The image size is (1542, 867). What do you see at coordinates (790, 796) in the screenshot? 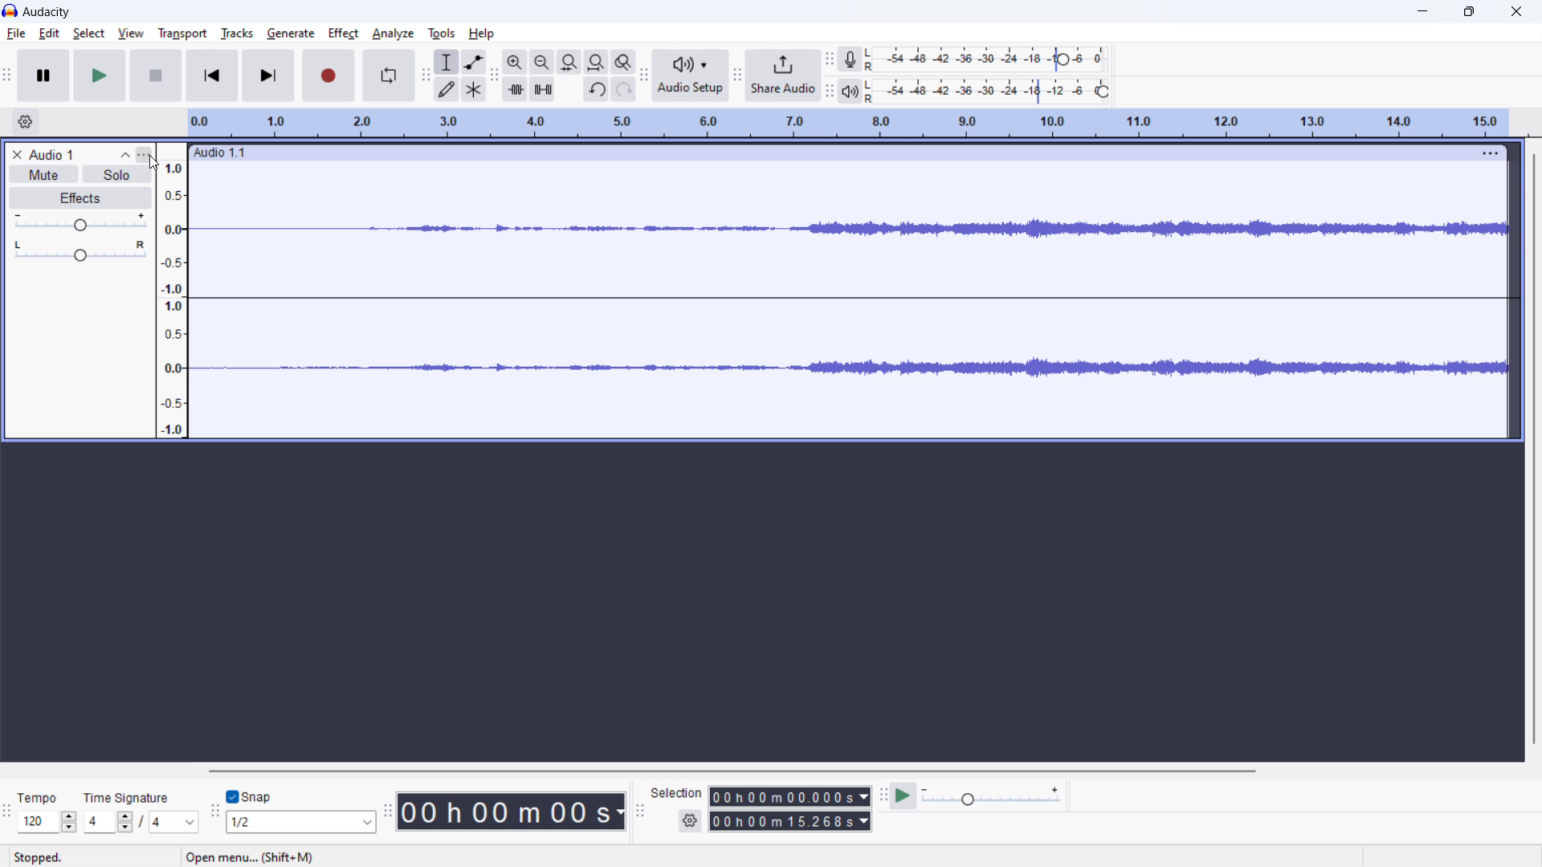
I see `start time` at bounding box center [790, 796].